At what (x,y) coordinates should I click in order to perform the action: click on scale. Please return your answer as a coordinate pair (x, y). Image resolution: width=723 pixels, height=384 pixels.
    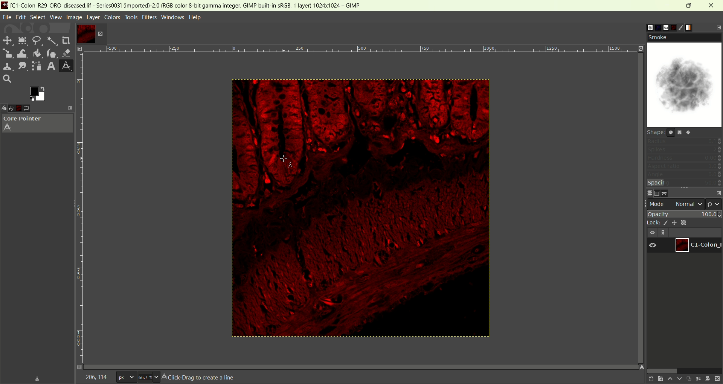
    Looking at the image, I should click on (6, 52).